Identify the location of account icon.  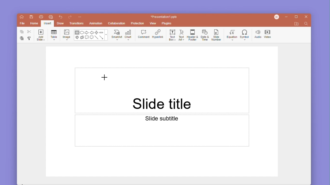
(277, 17).